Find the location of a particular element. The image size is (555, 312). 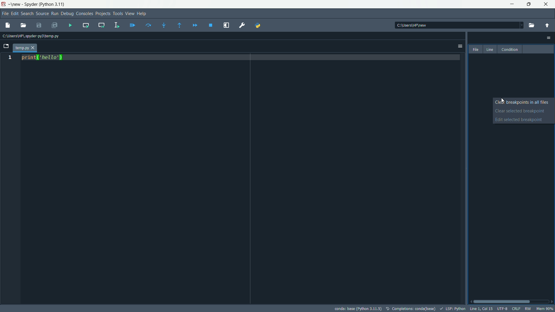

continue execution until next function is located at coordinates (180, 25).